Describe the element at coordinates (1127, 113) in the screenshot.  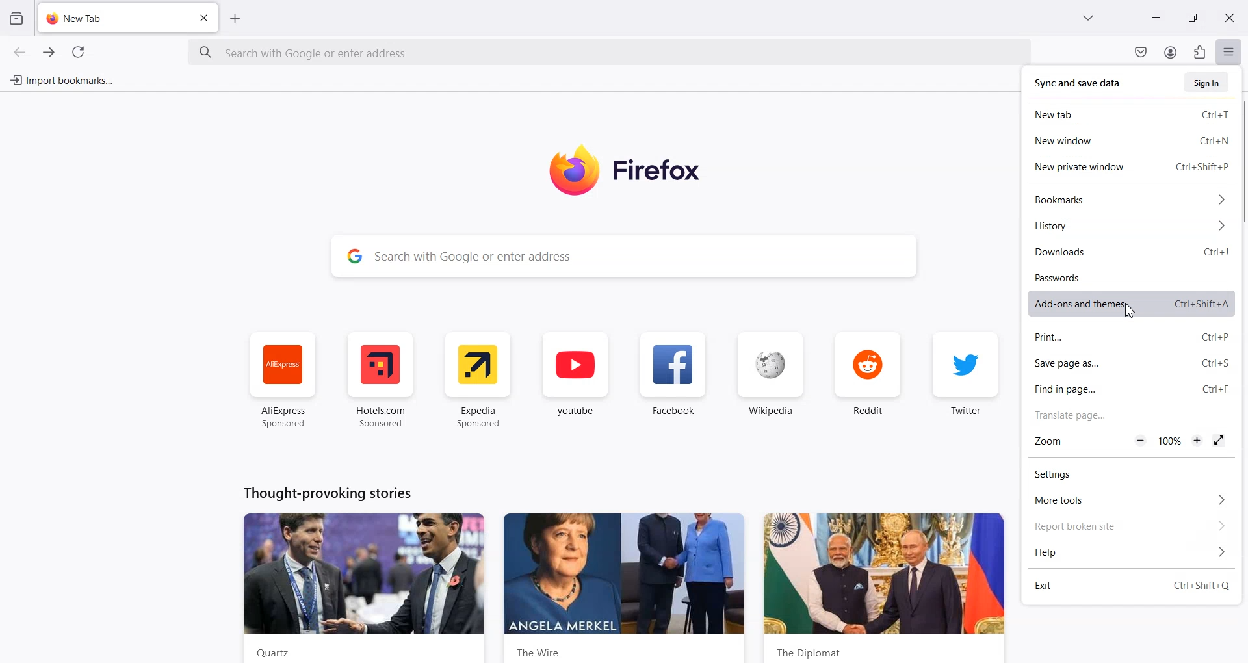
I see `New tab` at that location.